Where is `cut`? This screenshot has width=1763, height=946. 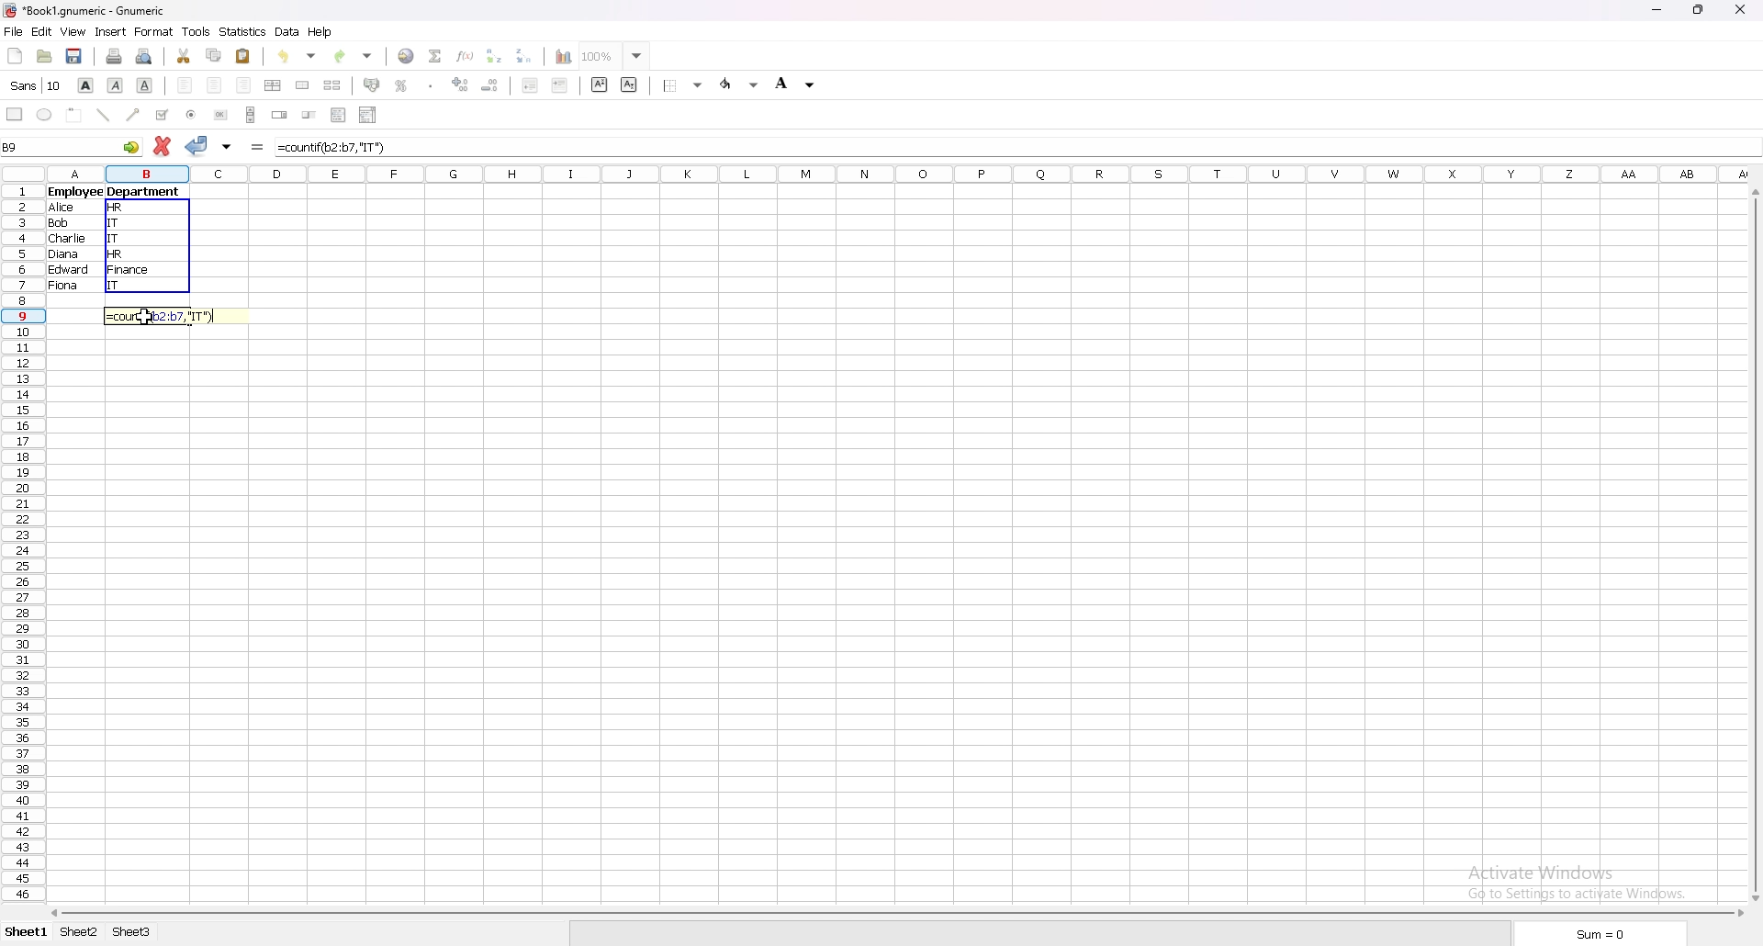
cut is located at coordinates (184, 55).